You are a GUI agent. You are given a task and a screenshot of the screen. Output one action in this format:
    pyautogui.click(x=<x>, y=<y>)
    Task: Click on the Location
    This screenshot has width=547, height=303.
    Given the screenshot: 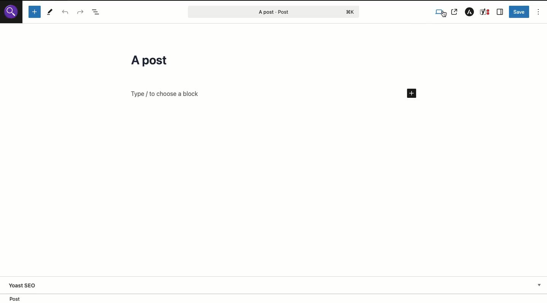 What is the action you would take?
    pyautogui.click(x=273, y=298)
    